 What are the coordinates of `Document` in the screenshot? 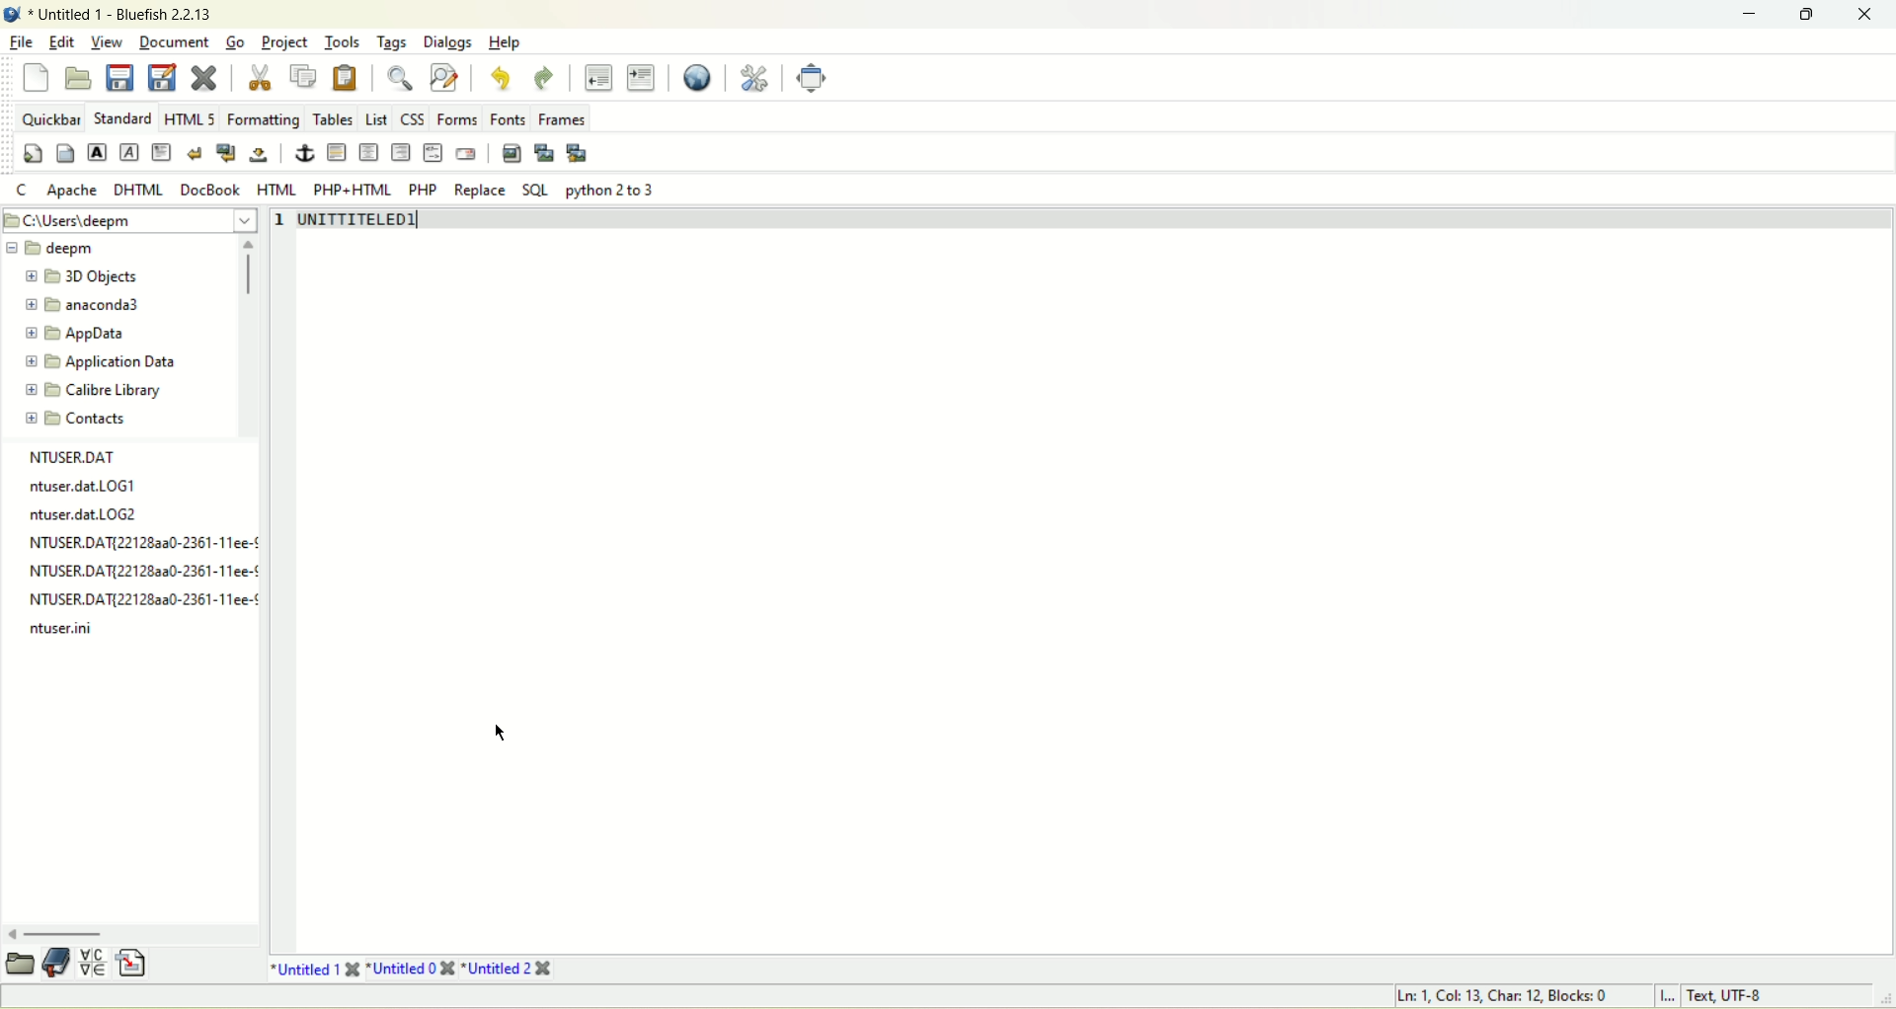 It's located at (173, 40).